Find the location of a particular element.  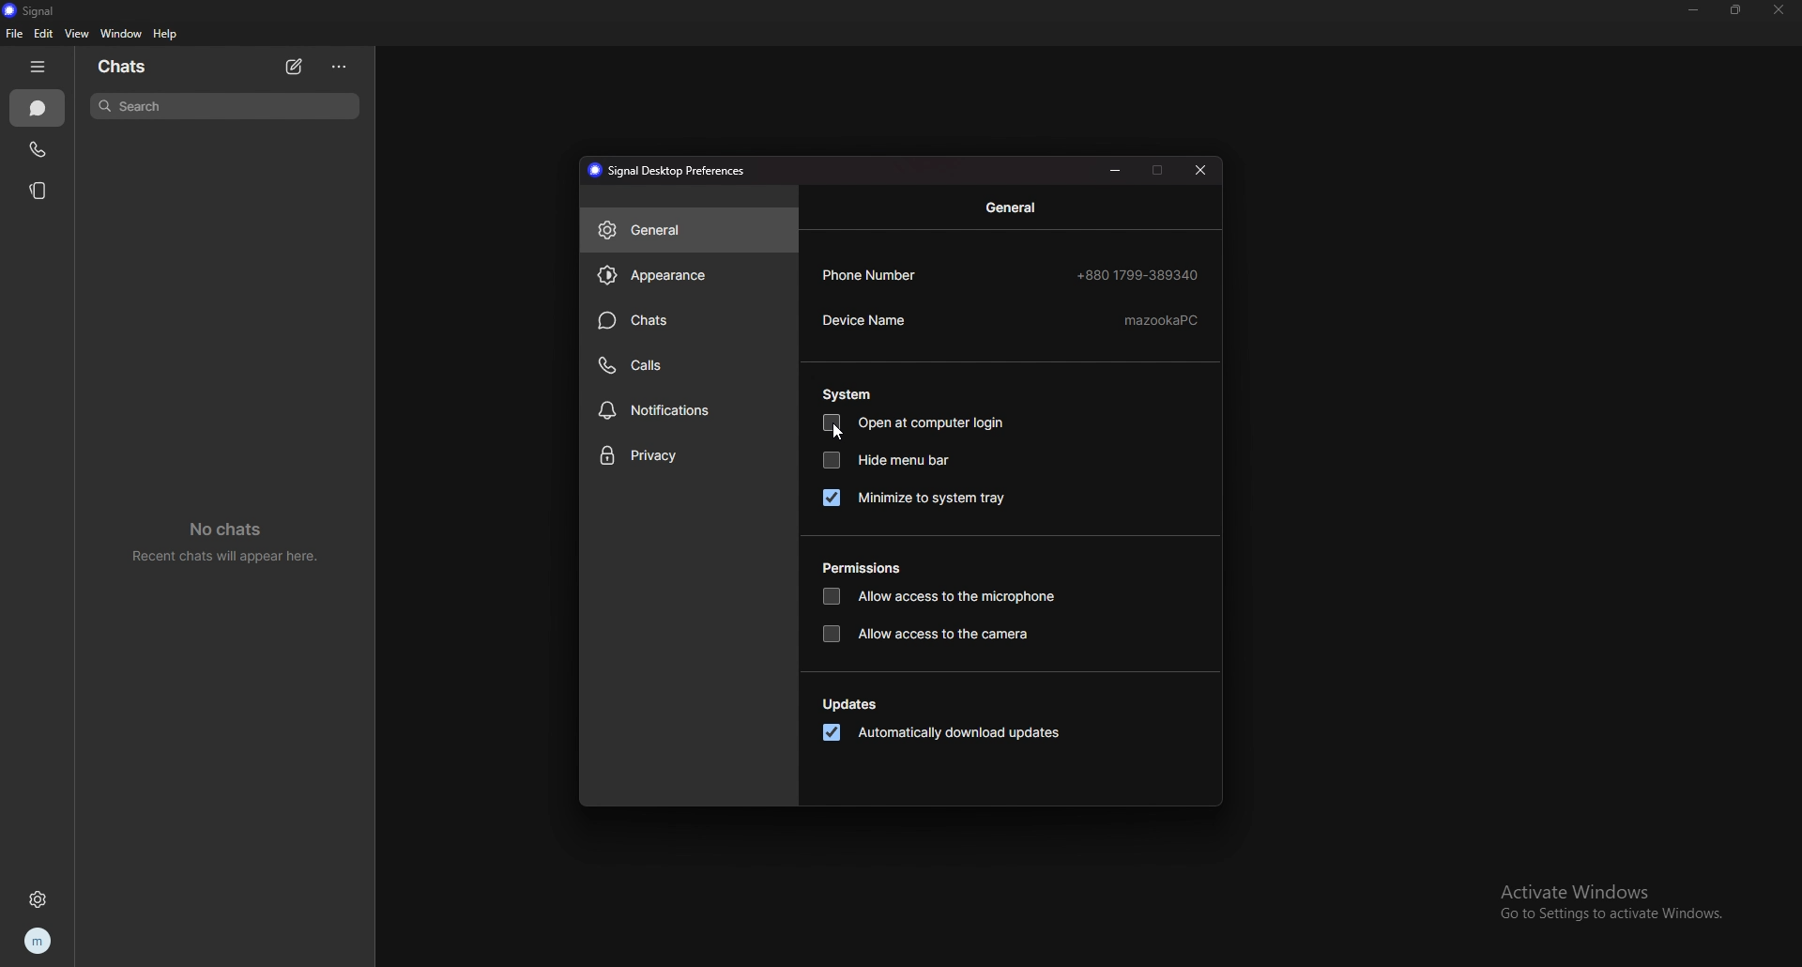

notifications is located at coordinates (689, 410).